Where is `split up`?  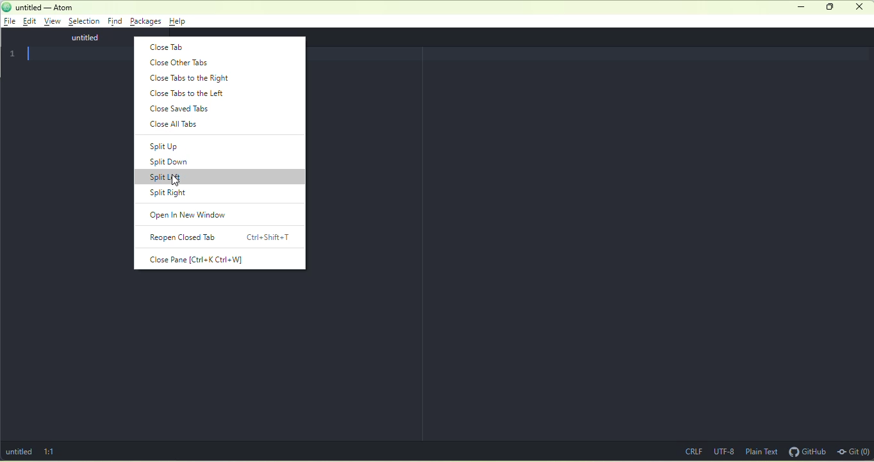 split up is located at coordinates (167, 145).